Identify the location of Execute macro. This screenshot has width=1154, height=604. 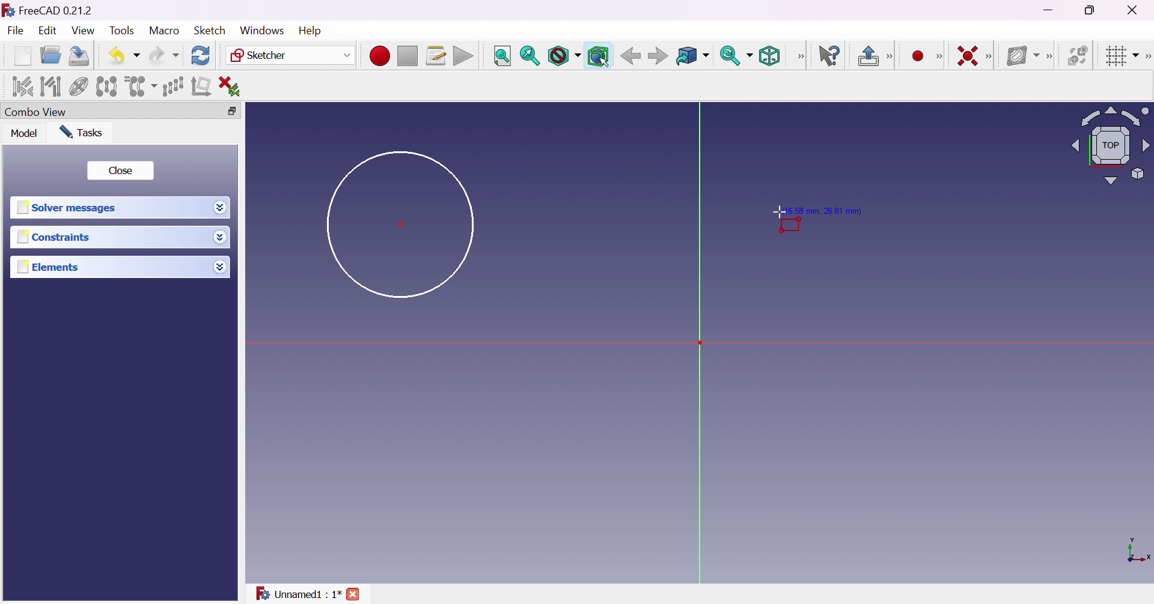
(463, 58).